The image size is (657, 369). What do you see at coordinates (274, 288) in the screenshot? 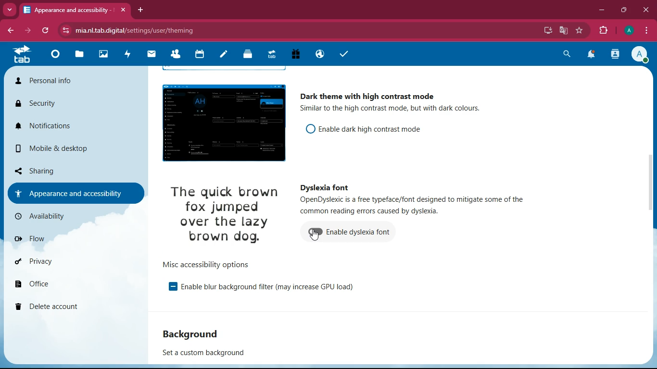
I see `enable` at bounding box center [274, 288].